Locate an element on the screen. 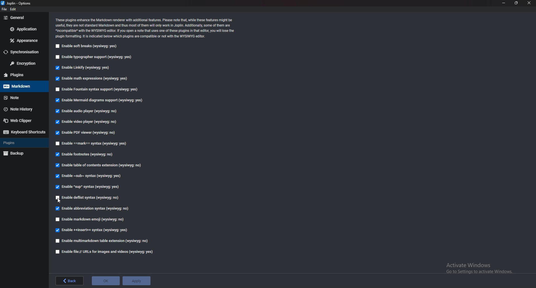 The image size is (536, 288). plugins is located at coordinates (23, 75).